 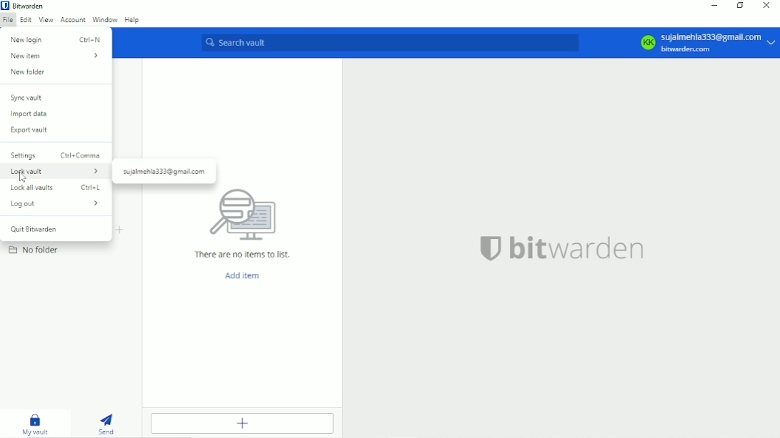 What do you see at coordinates (57, 39) in the screenshot?
I see `New login   ctrl+N` at bounding box center [57, 39].